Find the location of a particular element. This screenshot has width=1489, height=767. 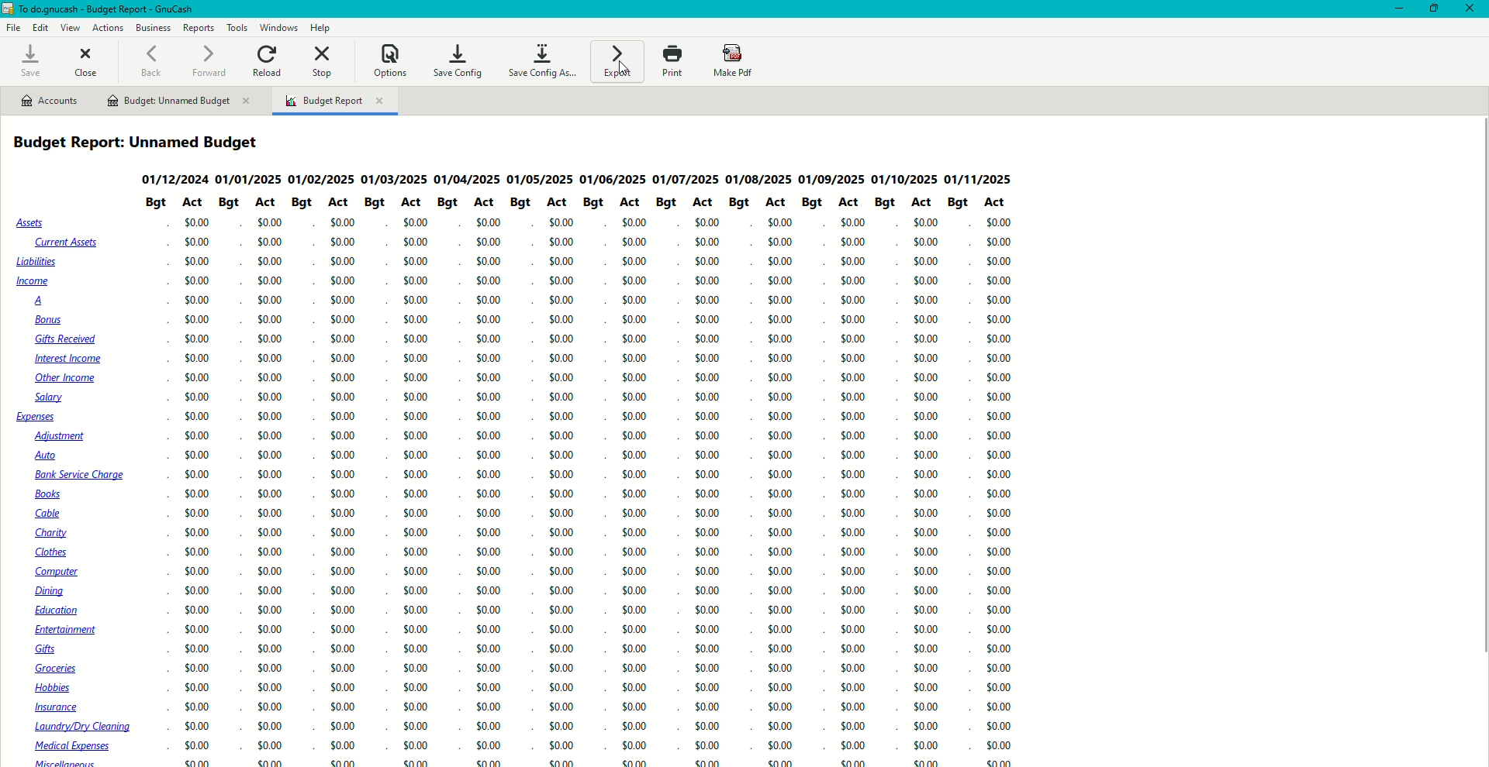

$0.00 is located at coordinates (489, 240).